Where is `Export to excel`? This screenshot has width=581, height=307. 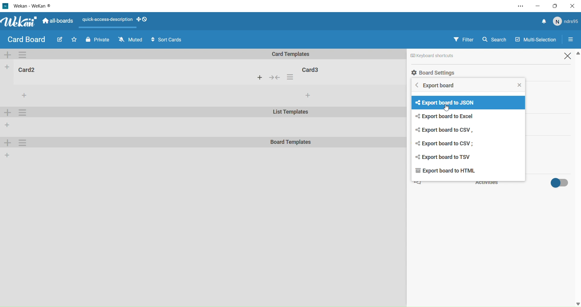
Export to excel is located at coordinates (449, 117).